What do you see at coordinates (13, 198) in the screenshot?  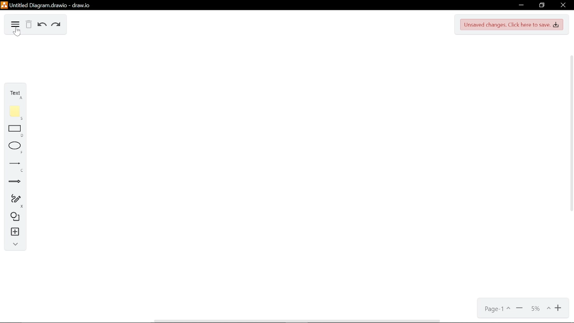 I see `Freehand` at bounding box center [13, 198].